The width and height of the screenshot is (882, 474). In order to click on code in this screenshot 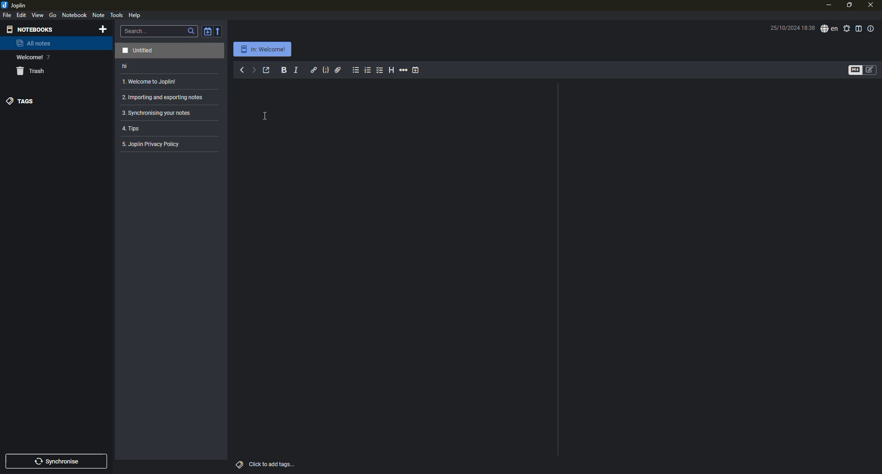, I will do `click(326, 69)`.